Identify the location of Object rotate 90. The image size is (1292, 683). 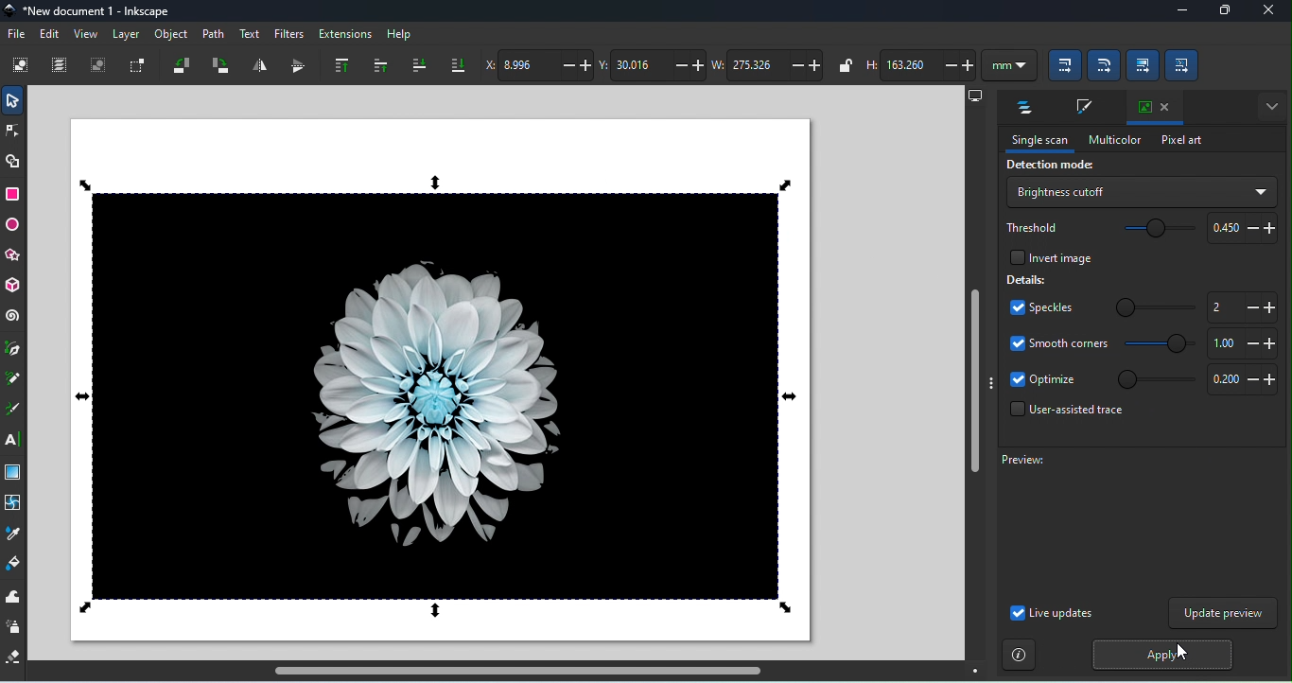
(220, 66).